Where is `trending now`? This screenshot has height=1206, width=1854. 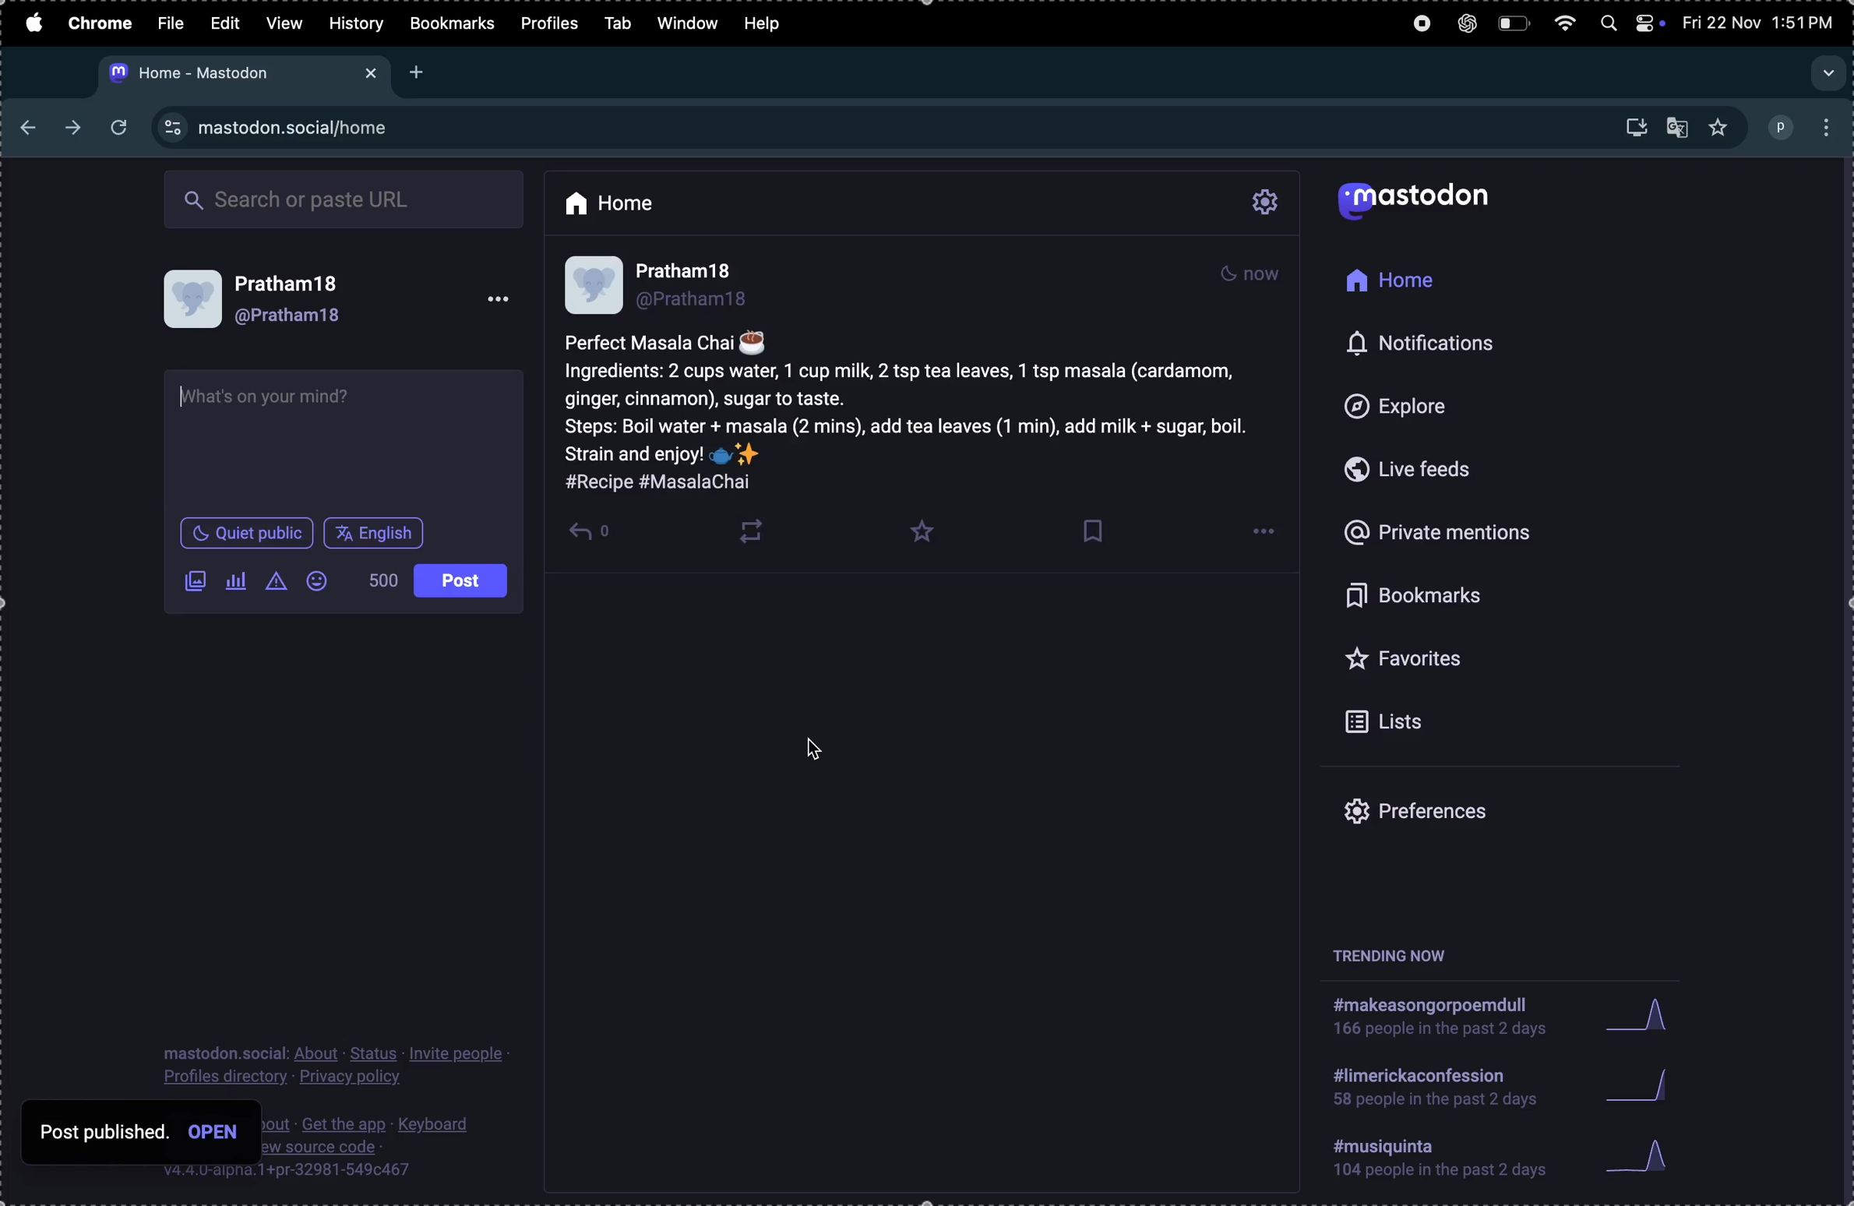 trending now is located at coordinates (1392, 954).